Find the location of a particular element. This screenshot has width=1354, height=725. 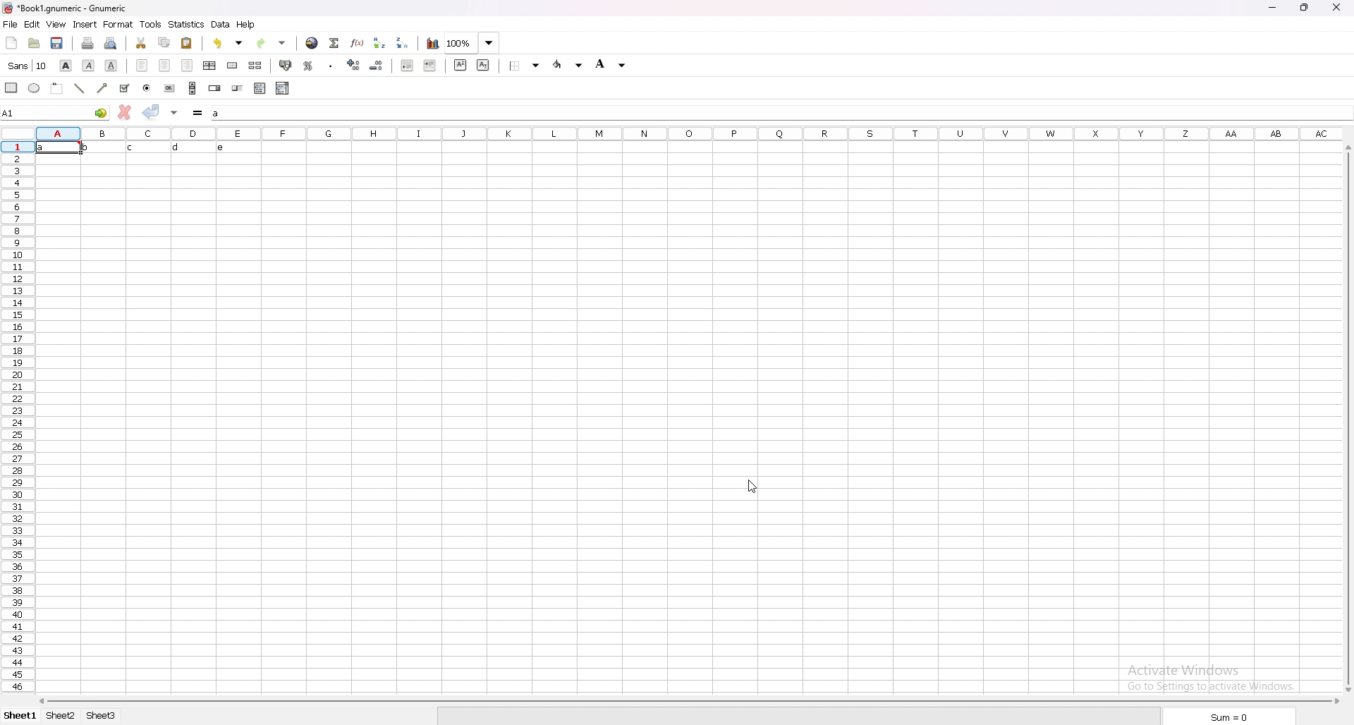

paste is located at coordinates (186, 42).